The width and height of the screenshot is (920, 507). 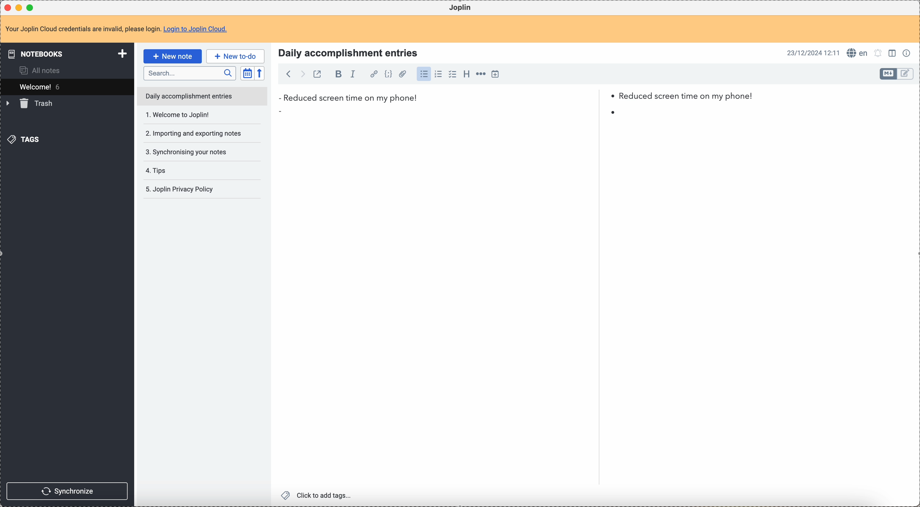 What do you see at coordinates (466, 74) in the screenshot?
I see `heading` at bounding box center [466, 74].